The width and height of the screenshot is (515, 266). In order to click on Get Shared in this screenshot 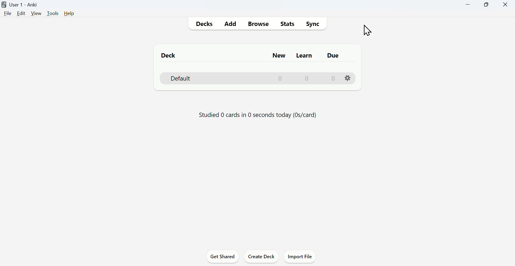, I will do `click(223, 256)`.